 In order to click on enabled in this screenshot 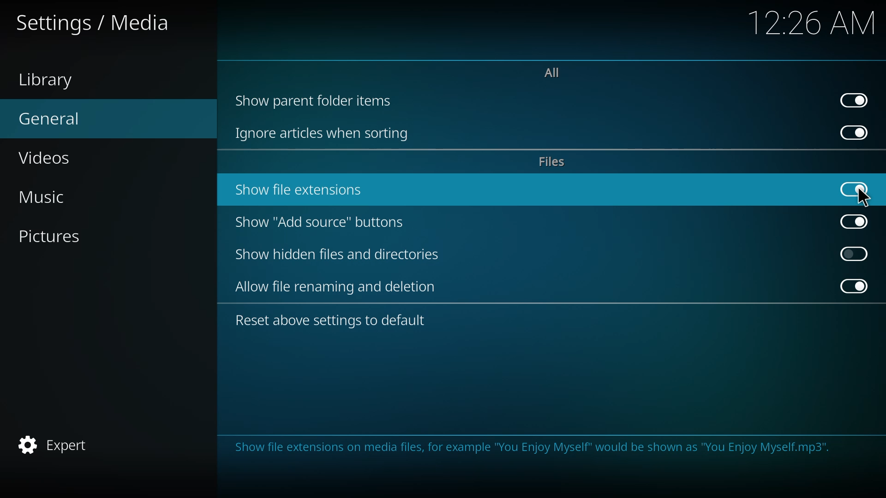, I will do `click(857, 100)`.